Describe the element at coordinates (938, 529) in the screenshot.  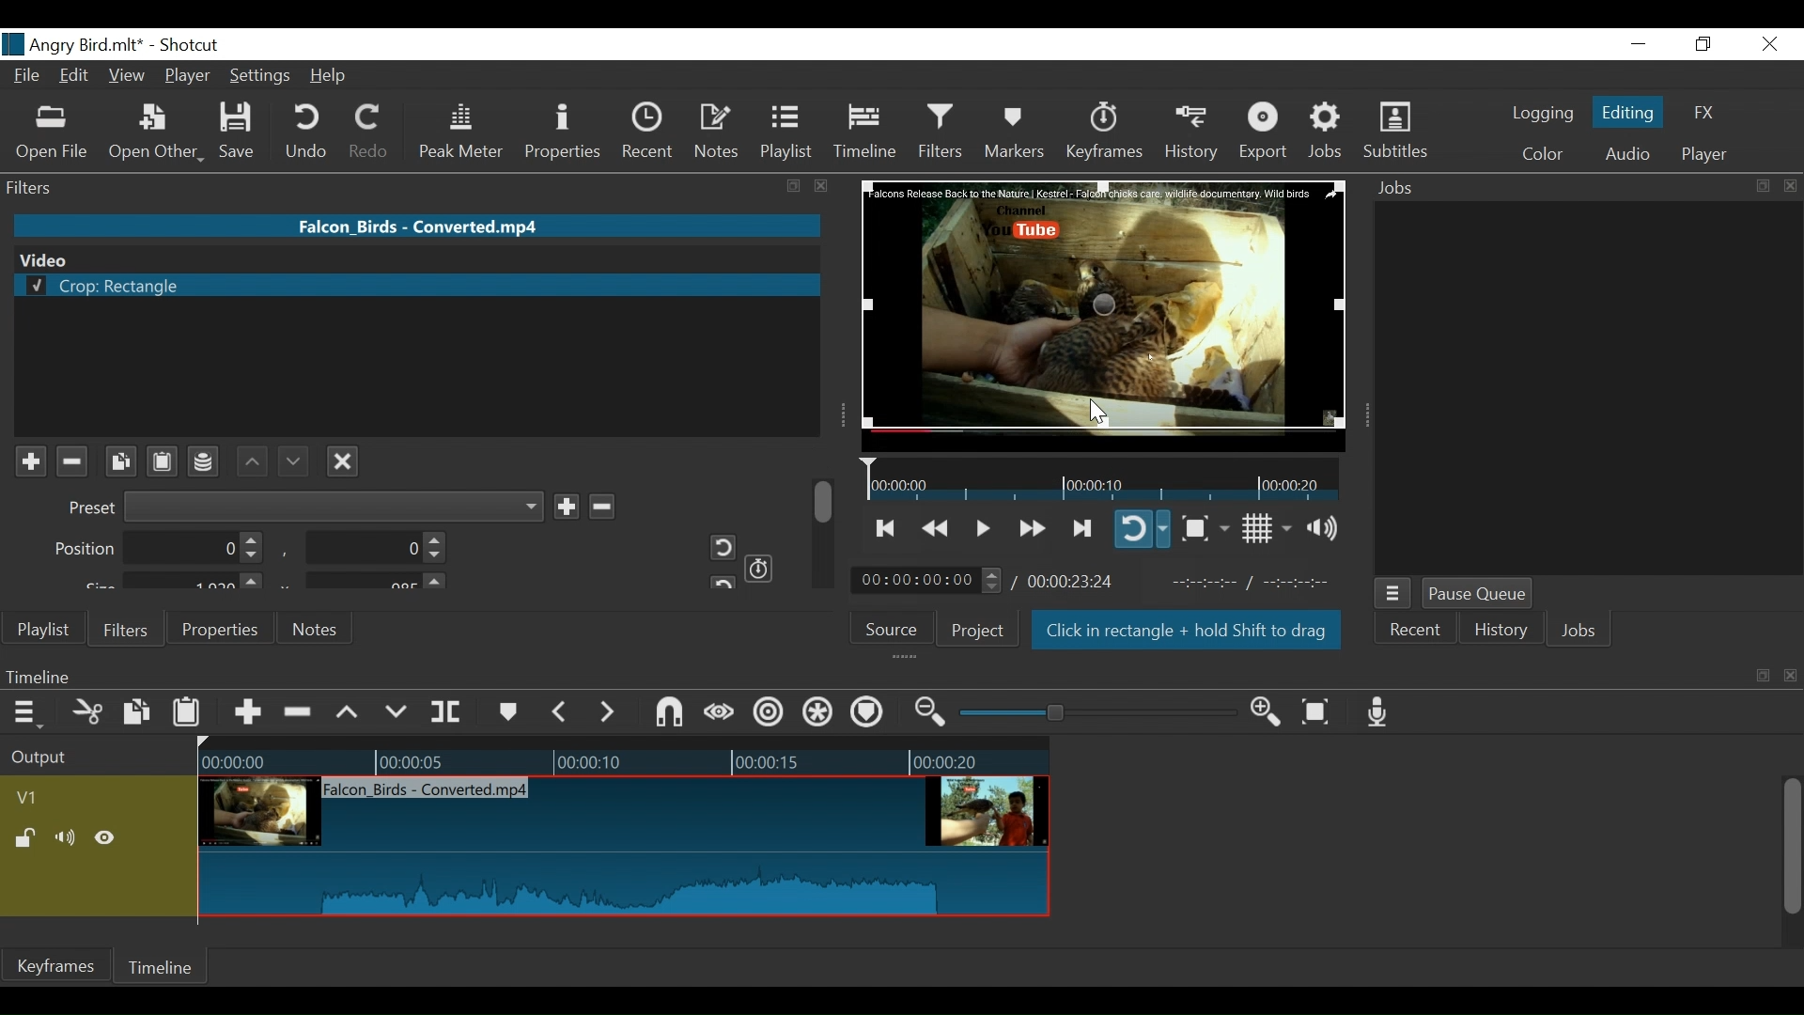
I see `Play backward quickly` at that location.